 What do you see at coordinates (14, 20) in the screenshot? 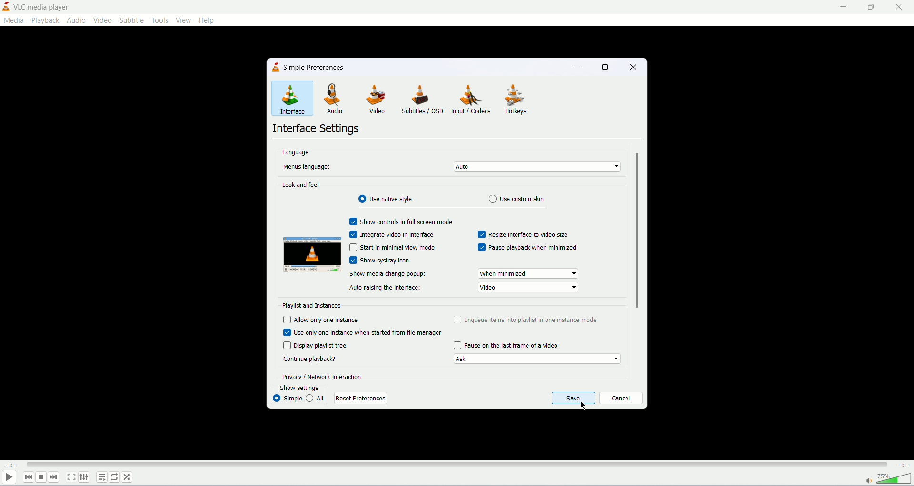
I see `media` at bounding box center [14, 20].